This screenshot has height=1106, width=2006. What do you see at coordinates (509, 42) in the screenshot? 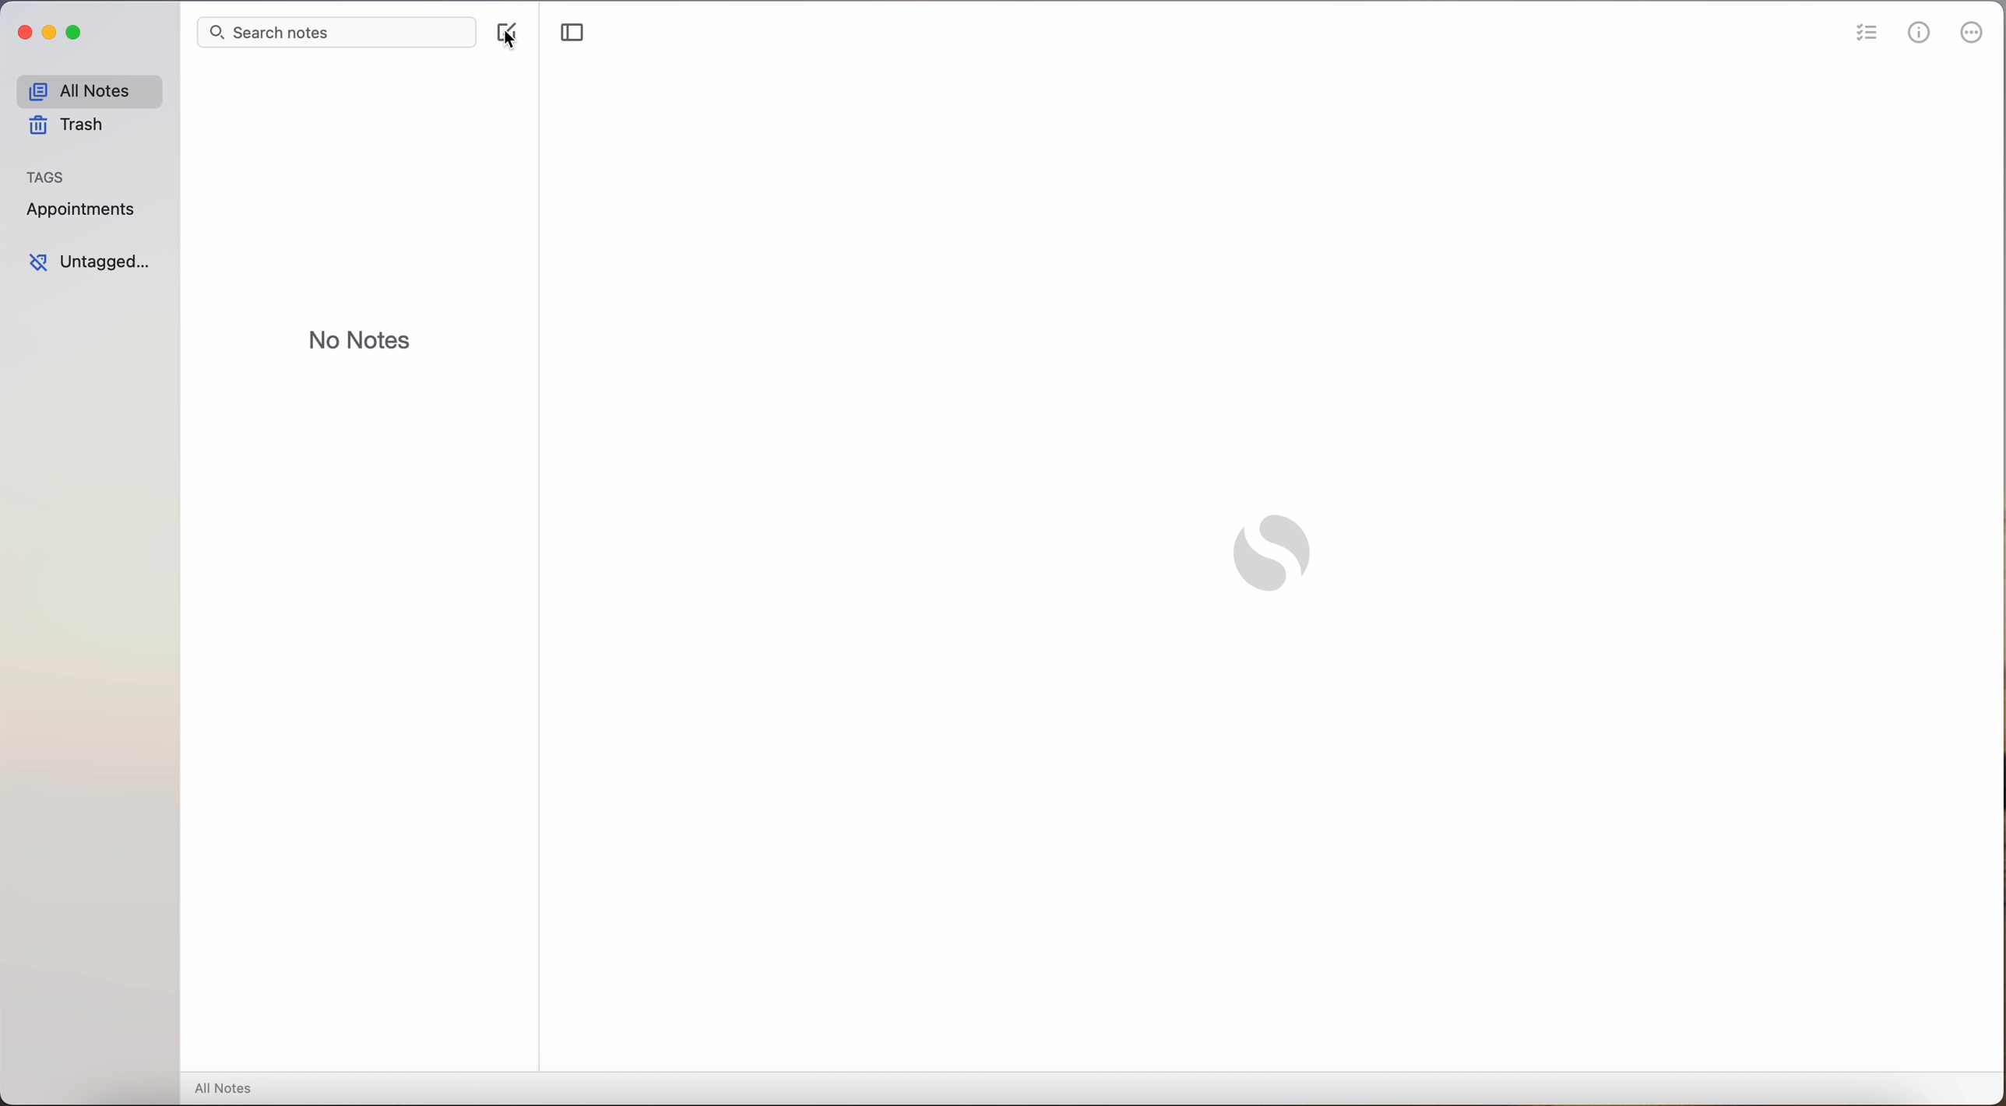
I see `cursor` at bounding box center [509, 42].